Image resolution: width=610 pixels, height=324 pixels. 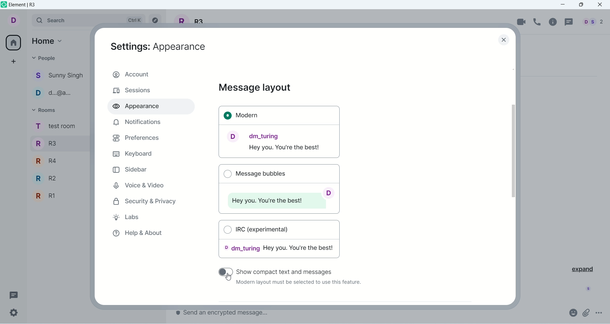 What do you see at coordinates (132, 91) in the screenshot?
I see `sessions` at bounding box center [132, 91].